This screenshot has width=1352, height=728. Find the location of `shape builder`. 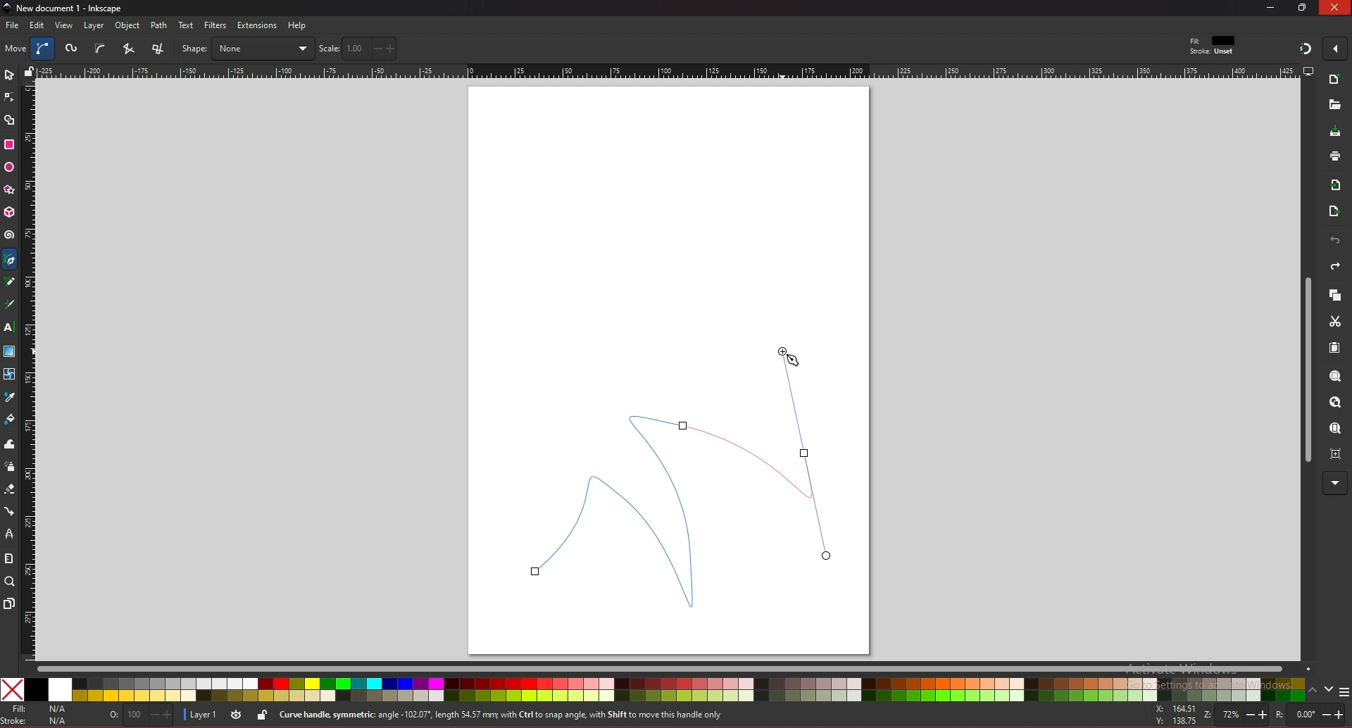

shape builder is located at coordinates (10, 120).